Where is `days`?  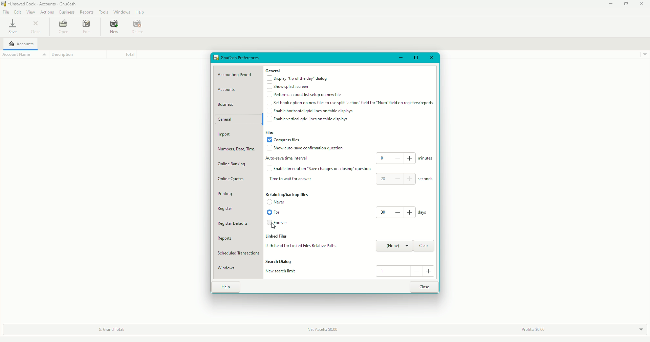 days is located at coordinates (422, 213).